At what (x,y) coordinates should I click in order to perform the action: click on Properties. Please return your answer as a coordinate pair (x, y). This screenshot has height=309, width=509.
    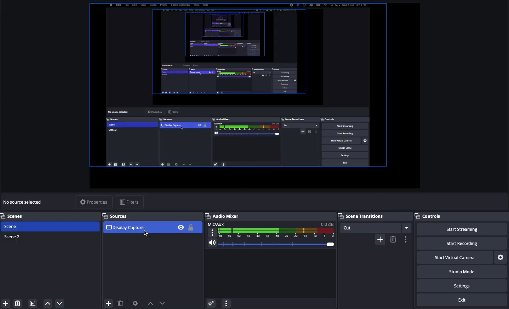
    Looking at the image, I should click on (93, 202).